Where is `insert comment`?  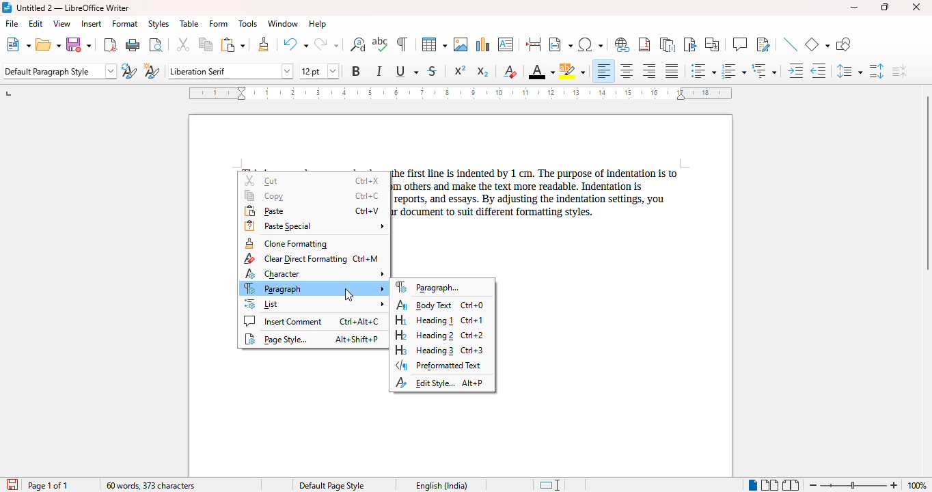
insert comment is located at coordinates (739, 44).